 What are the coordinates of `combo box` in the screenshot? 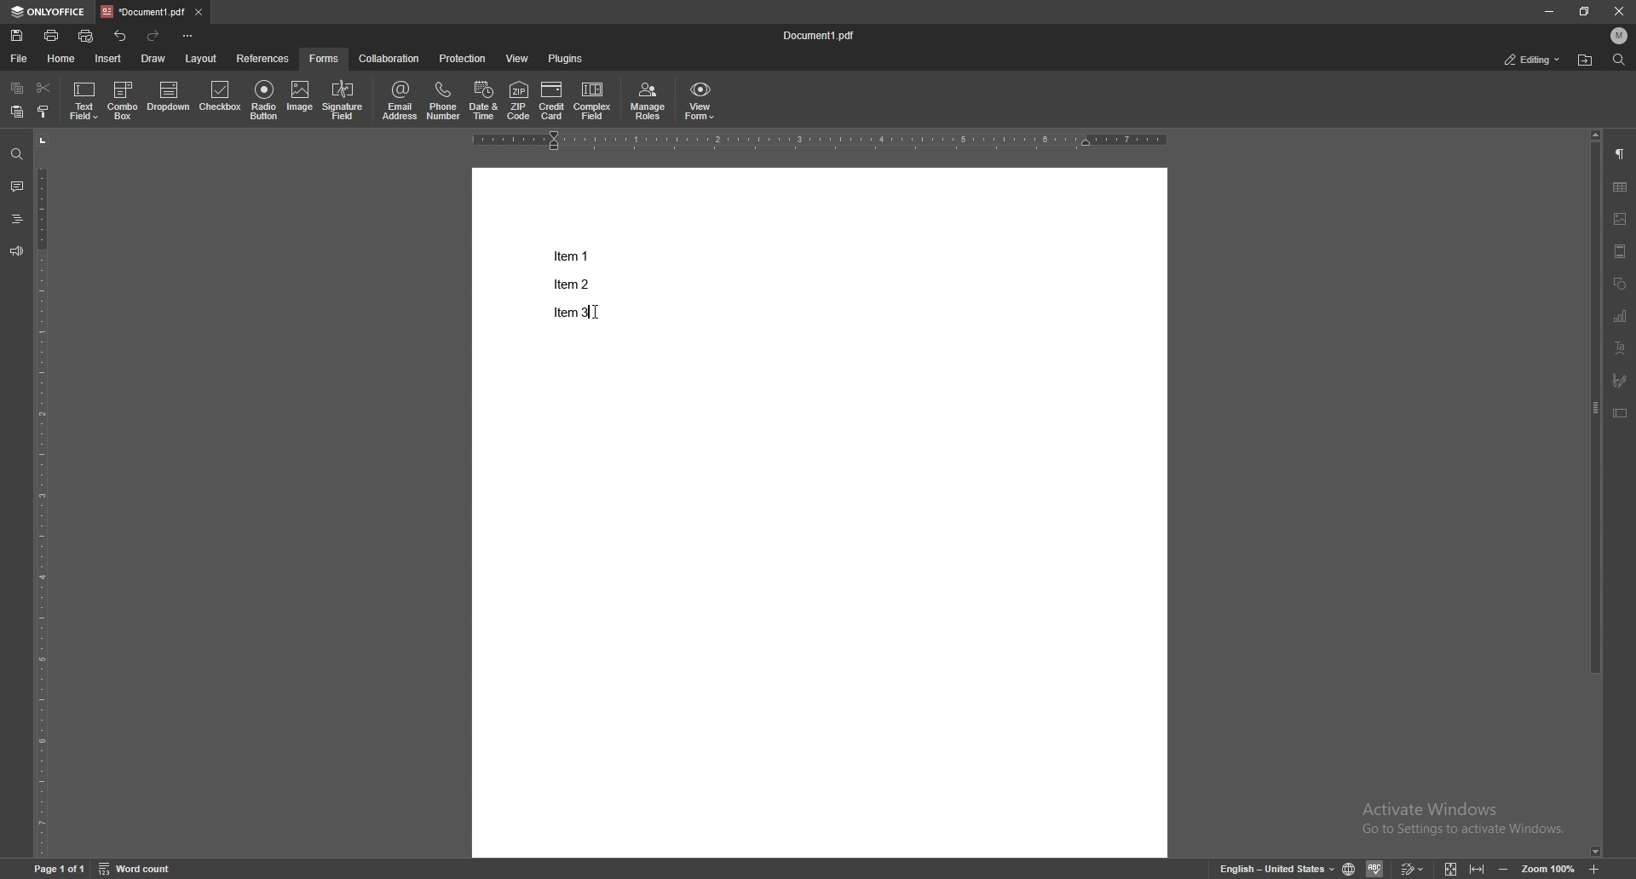 It's located at (123, 101).